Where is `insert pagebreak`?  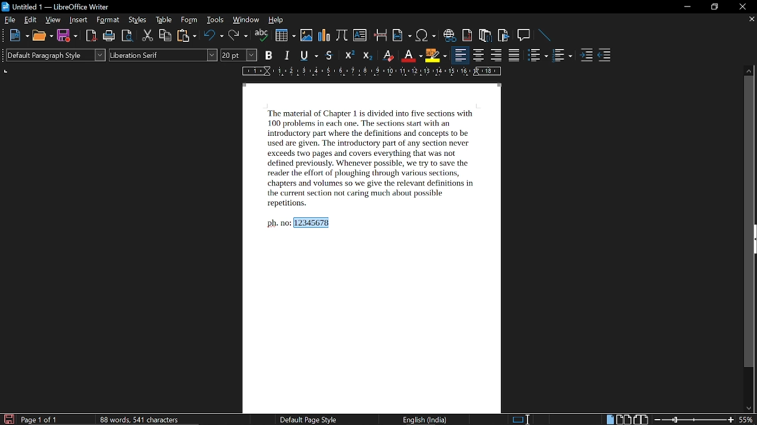
insert pagebreak is located at coordinates (380, 35).